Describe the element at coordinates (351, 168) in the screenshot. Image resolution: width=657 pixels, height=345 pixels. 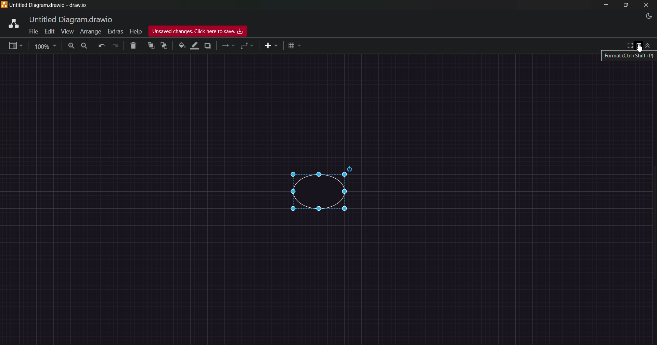
I see `rotate current diagram` at that location.